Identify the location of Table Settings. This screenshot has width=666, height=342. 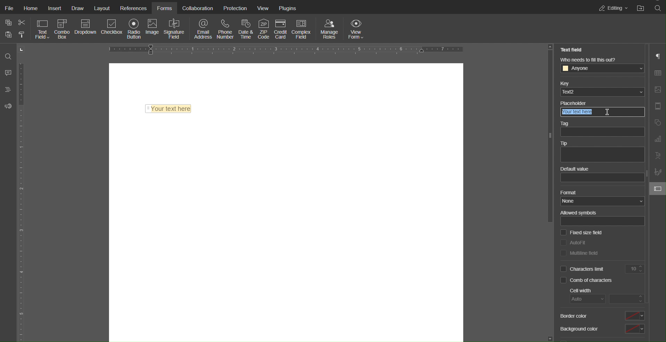
(657, 73).